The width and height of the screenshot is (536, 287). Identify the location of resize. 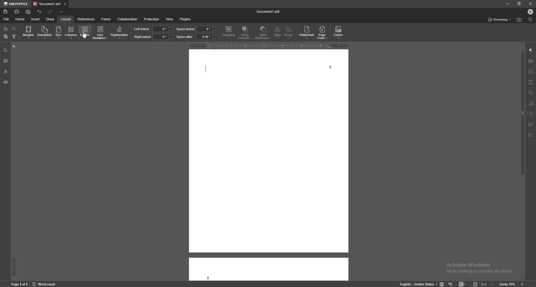
(519, 4).